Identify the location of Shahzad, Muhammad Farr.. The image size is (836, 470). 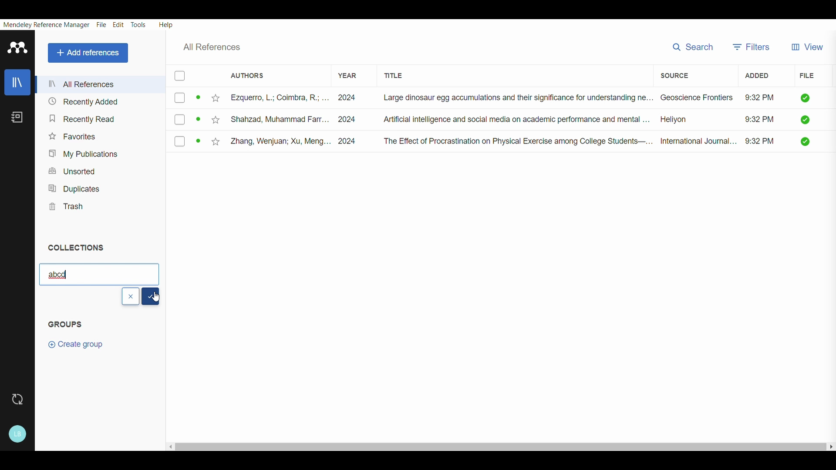
(265, 118).